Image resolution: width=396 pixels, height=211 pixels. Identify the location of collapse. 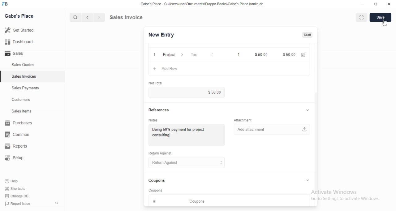
(57, 203).